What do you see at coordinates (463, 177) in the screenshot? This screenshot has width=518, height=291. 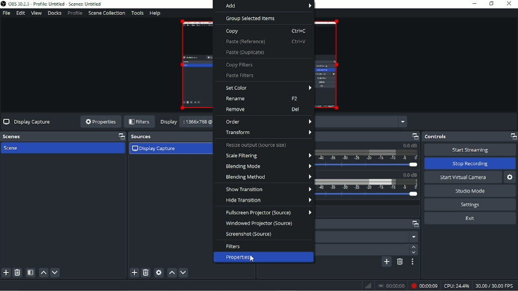 I see `Start virtual camera` at bounding box center [463, 177].